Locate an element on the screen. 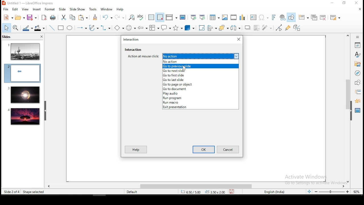  line is located at coordinates (51, 28).